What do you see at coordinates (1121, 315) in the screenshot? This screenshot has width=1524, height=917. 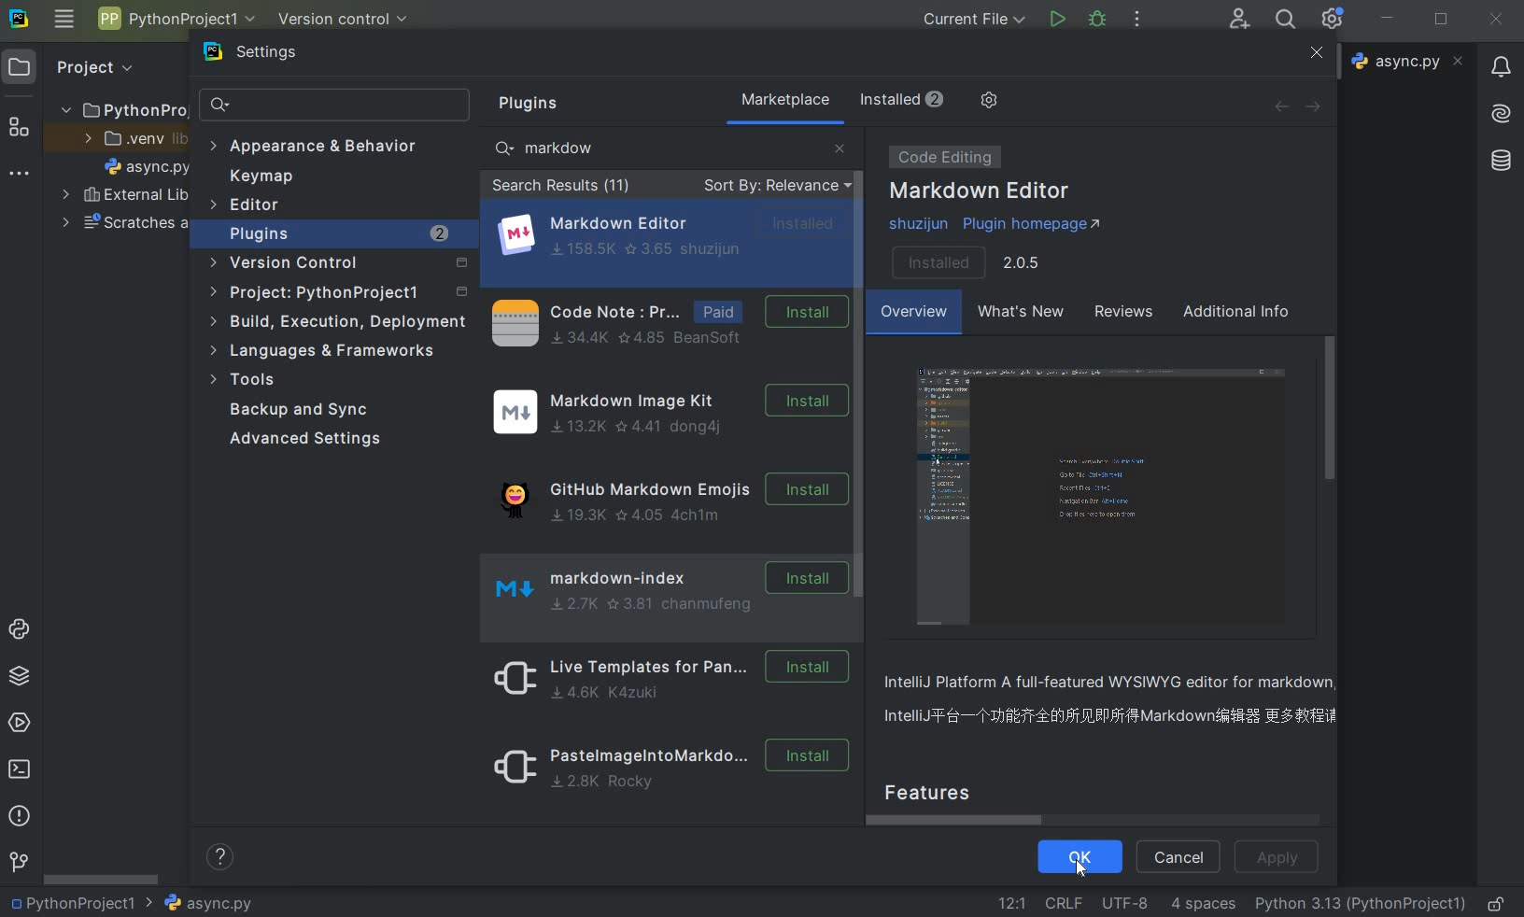 I see `reviews` at bounding box center [1121, 315].